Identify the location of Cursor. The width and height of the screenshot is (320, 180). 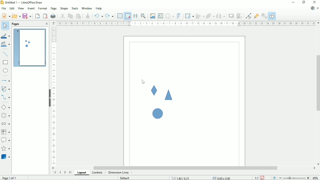
(144, 81).